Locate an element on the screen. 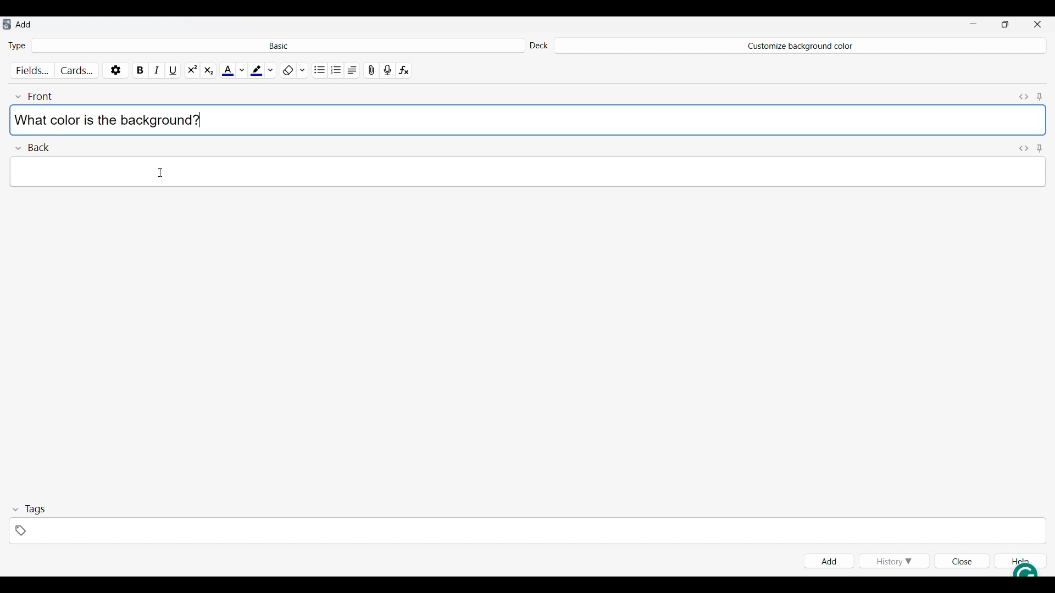 Image resolution: width=1055 pixels, height=593 pixels.  is located at coordinates (829, 562).